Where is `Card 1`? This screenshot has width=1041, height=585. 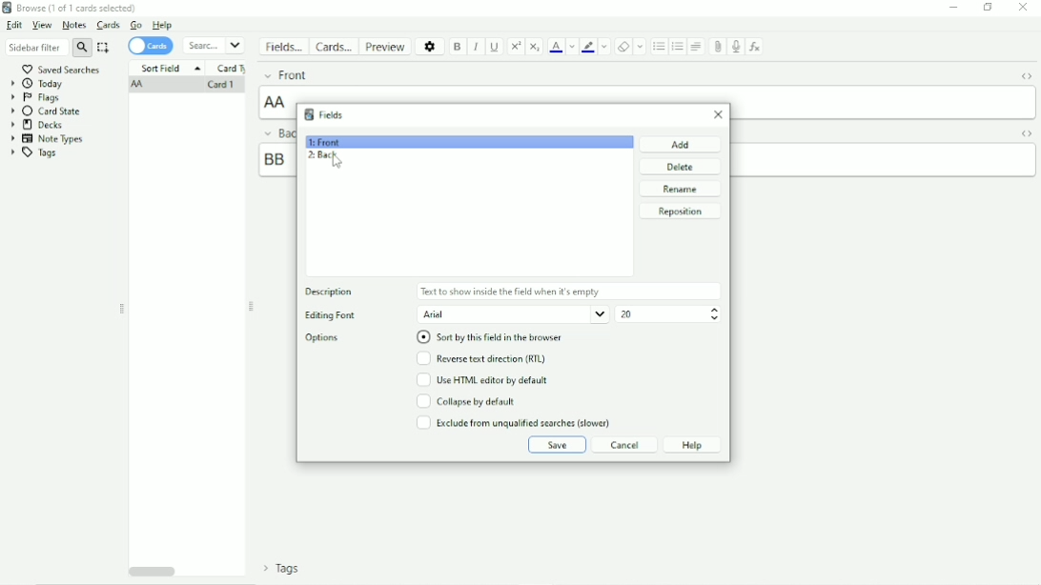 Card 1 is located at coordinates (219, 86).